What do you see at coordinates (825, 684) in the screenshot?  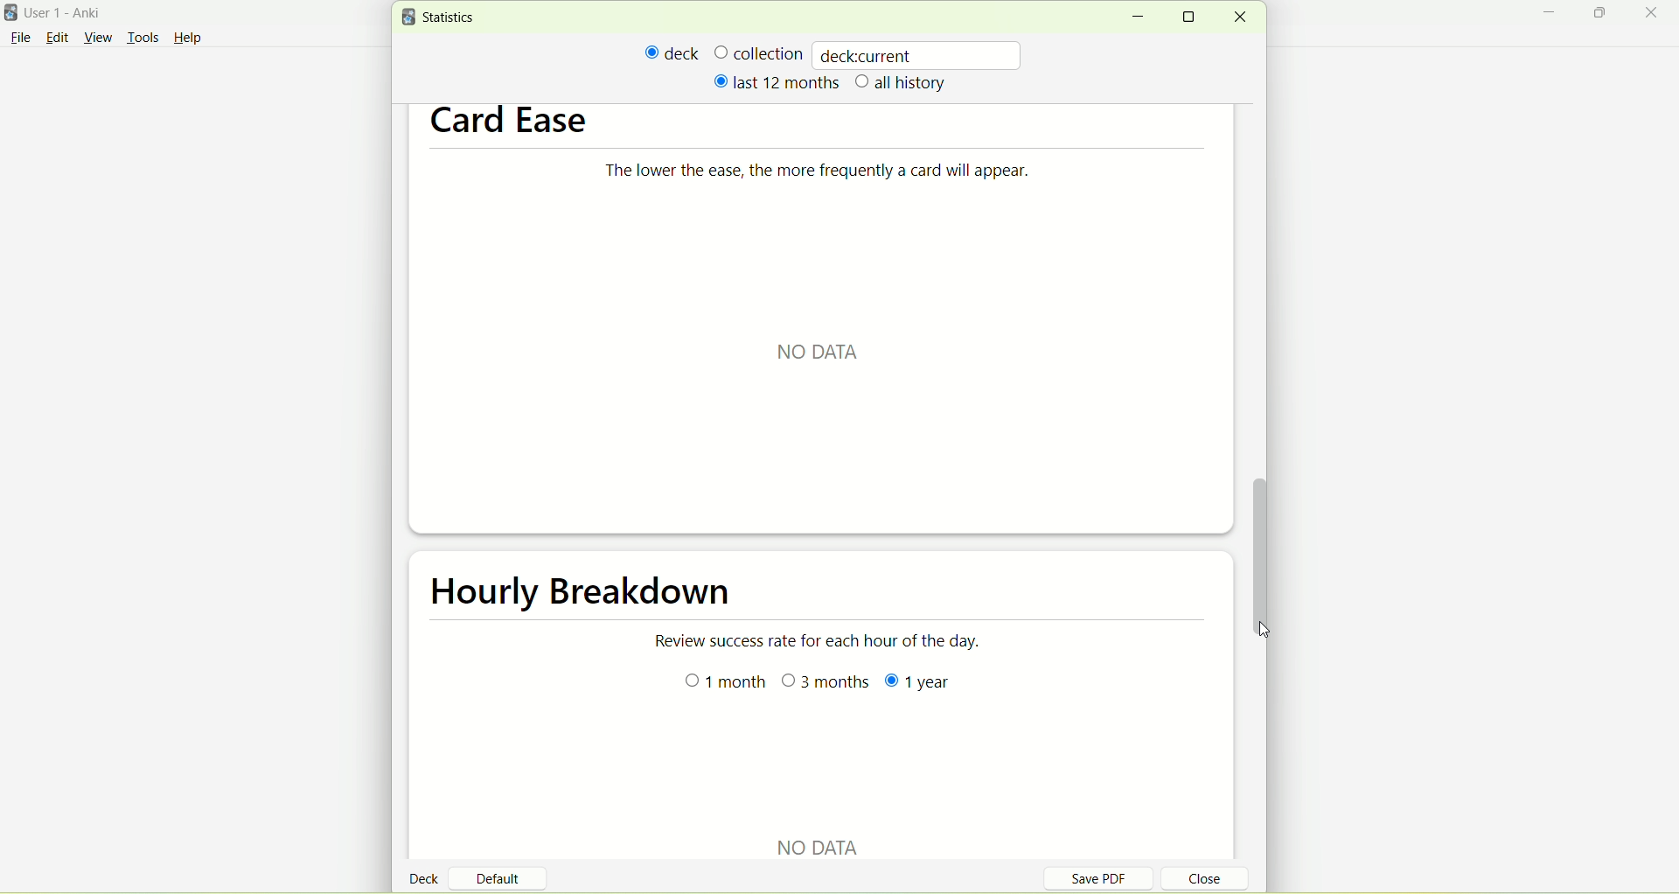 I see `3 months` at bounding box center [825, 684].